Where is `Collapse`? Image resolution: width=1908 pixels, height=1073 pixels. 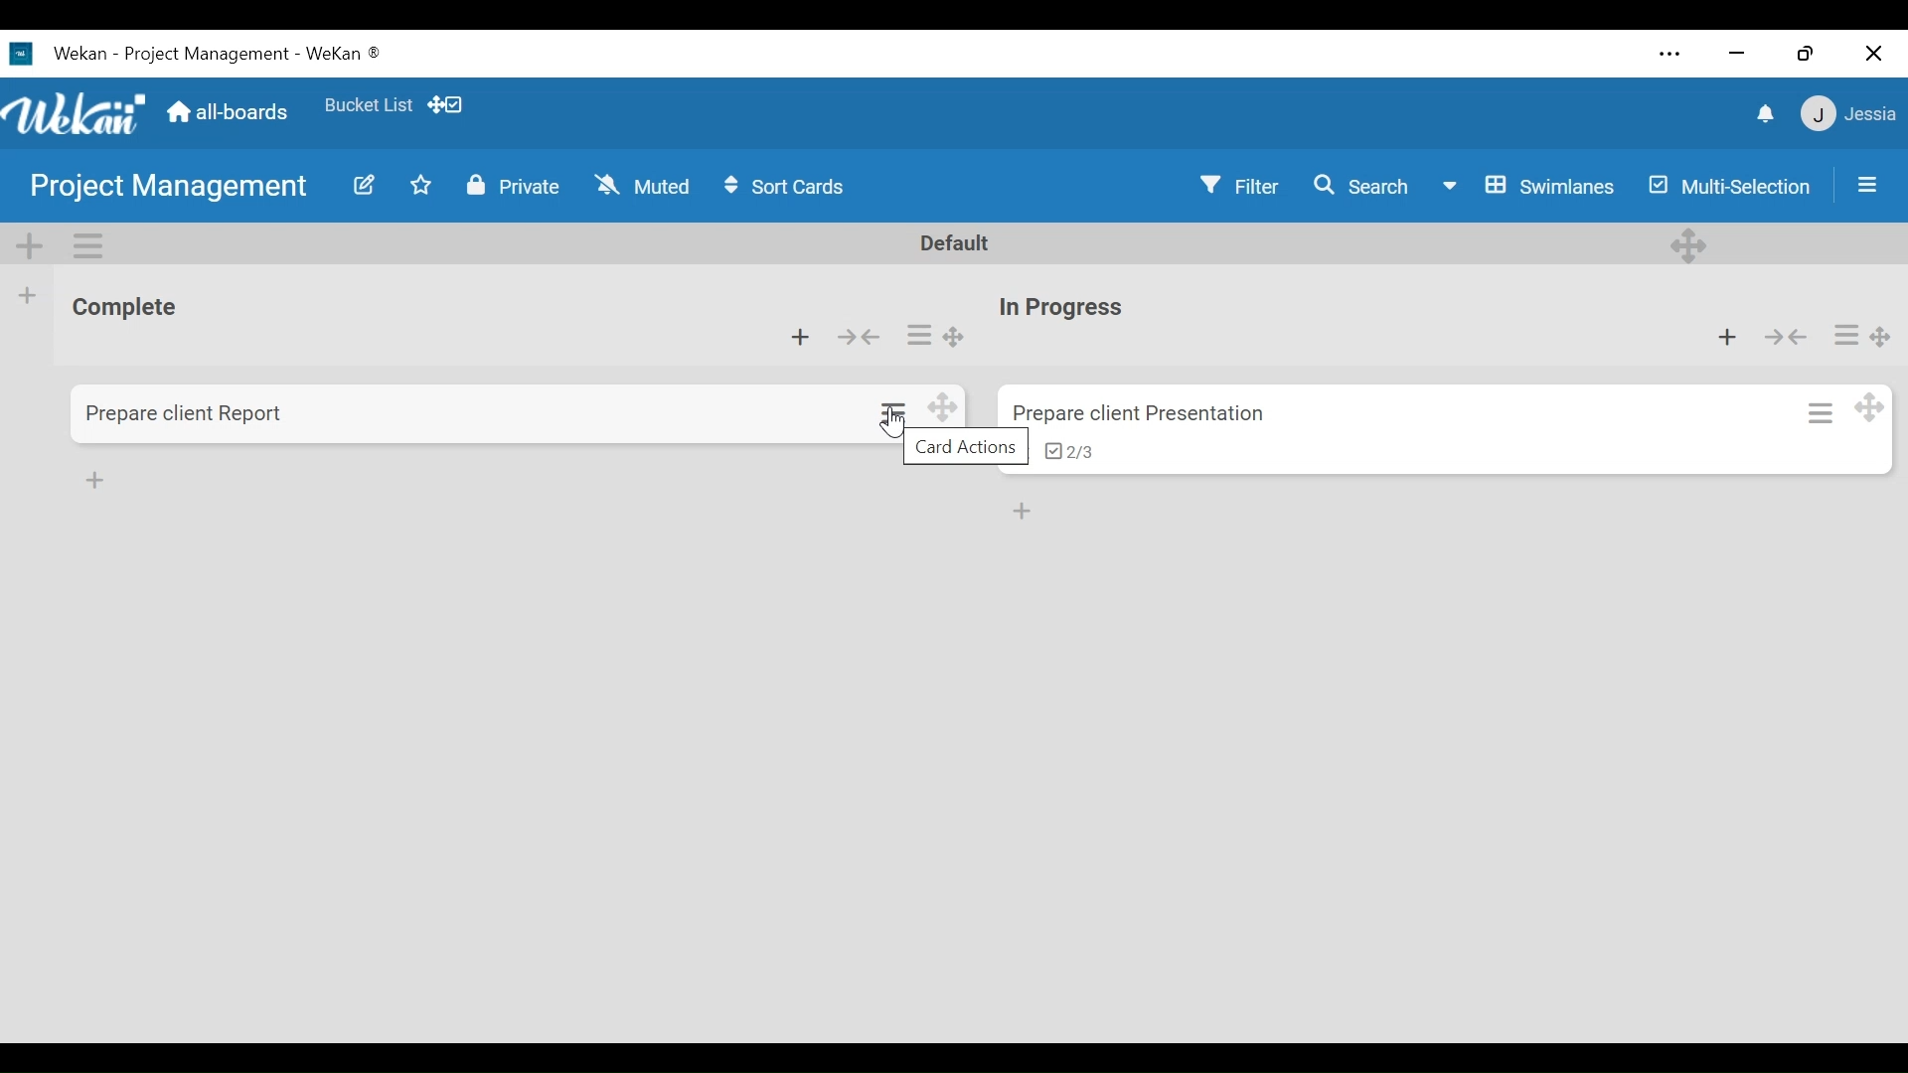 Collapse is located at coordinates (1786, 337).